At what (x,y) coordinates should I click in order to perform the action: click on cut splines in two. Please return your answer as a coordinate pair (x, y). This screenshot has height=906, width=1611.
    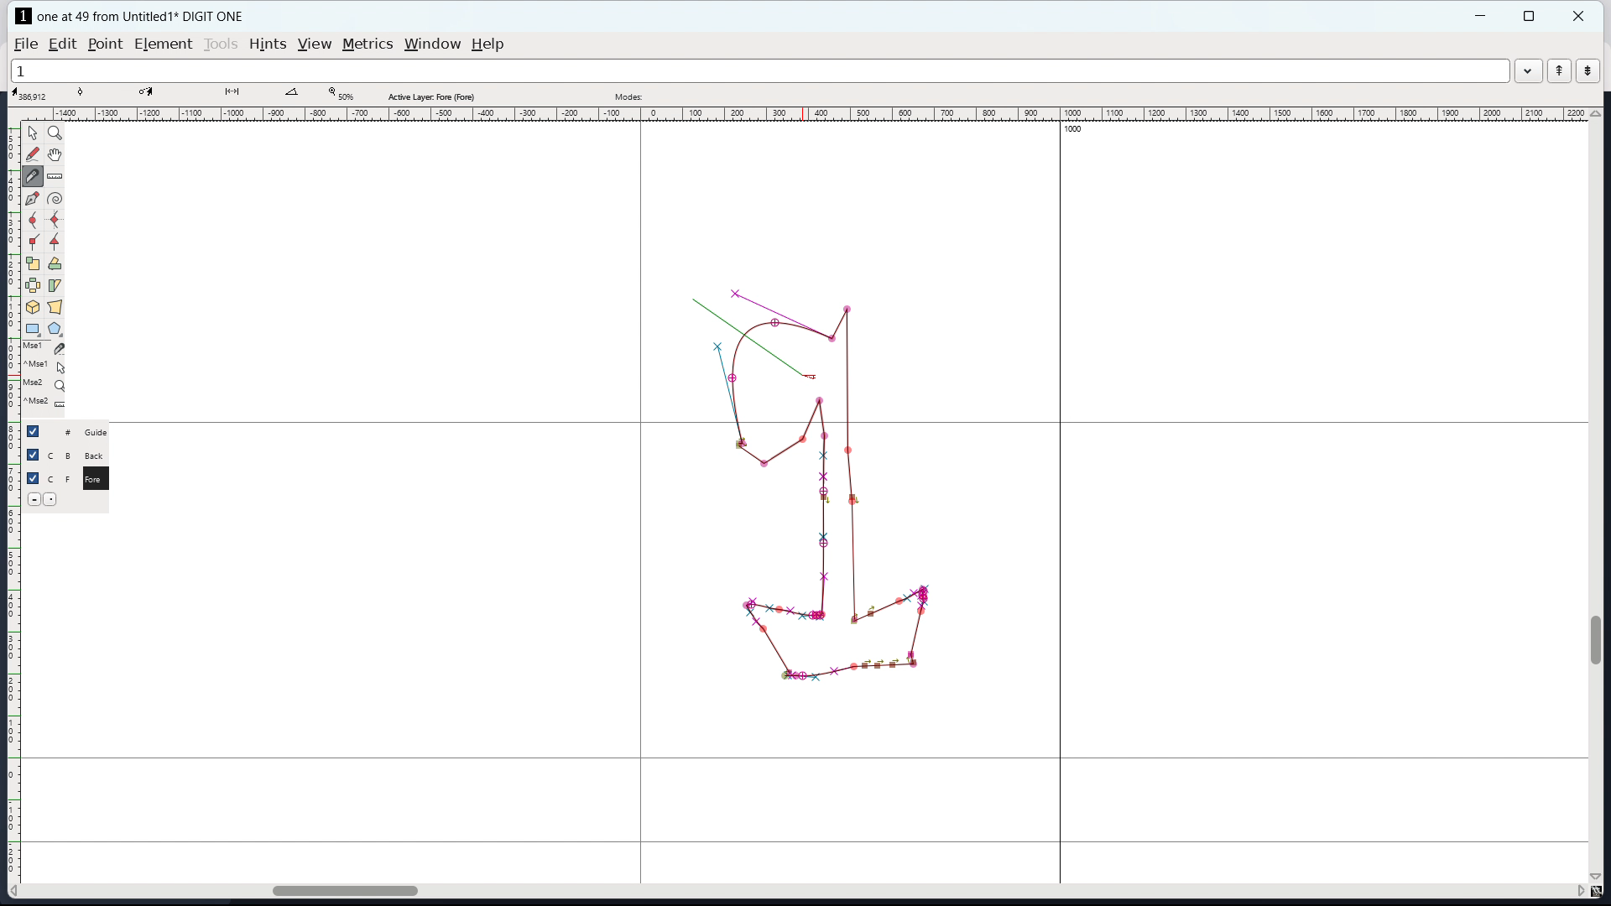
    Looking at the image, I should click on (35, 178).